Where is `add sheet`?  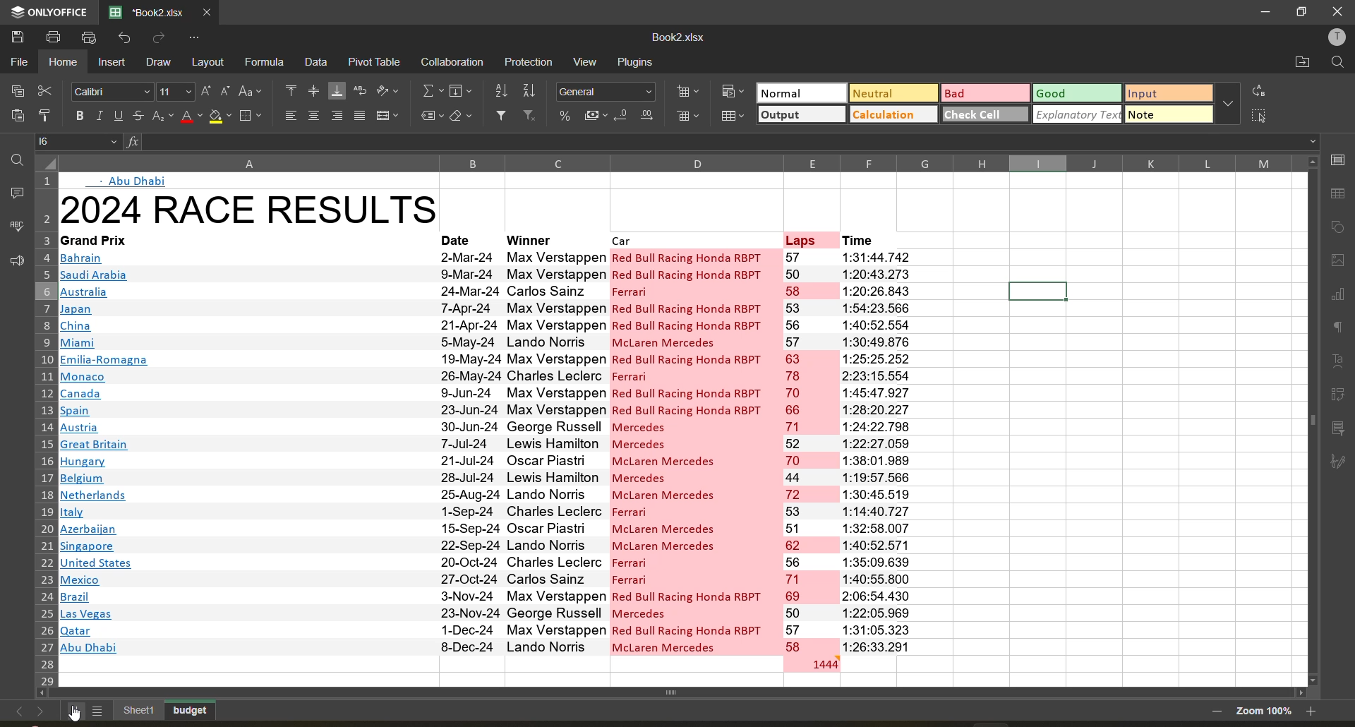 add sheet is located at coordinates (73, 712).